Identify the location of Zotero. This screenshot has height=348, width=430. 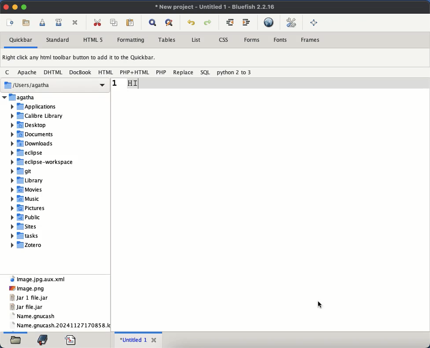
(26, 246).